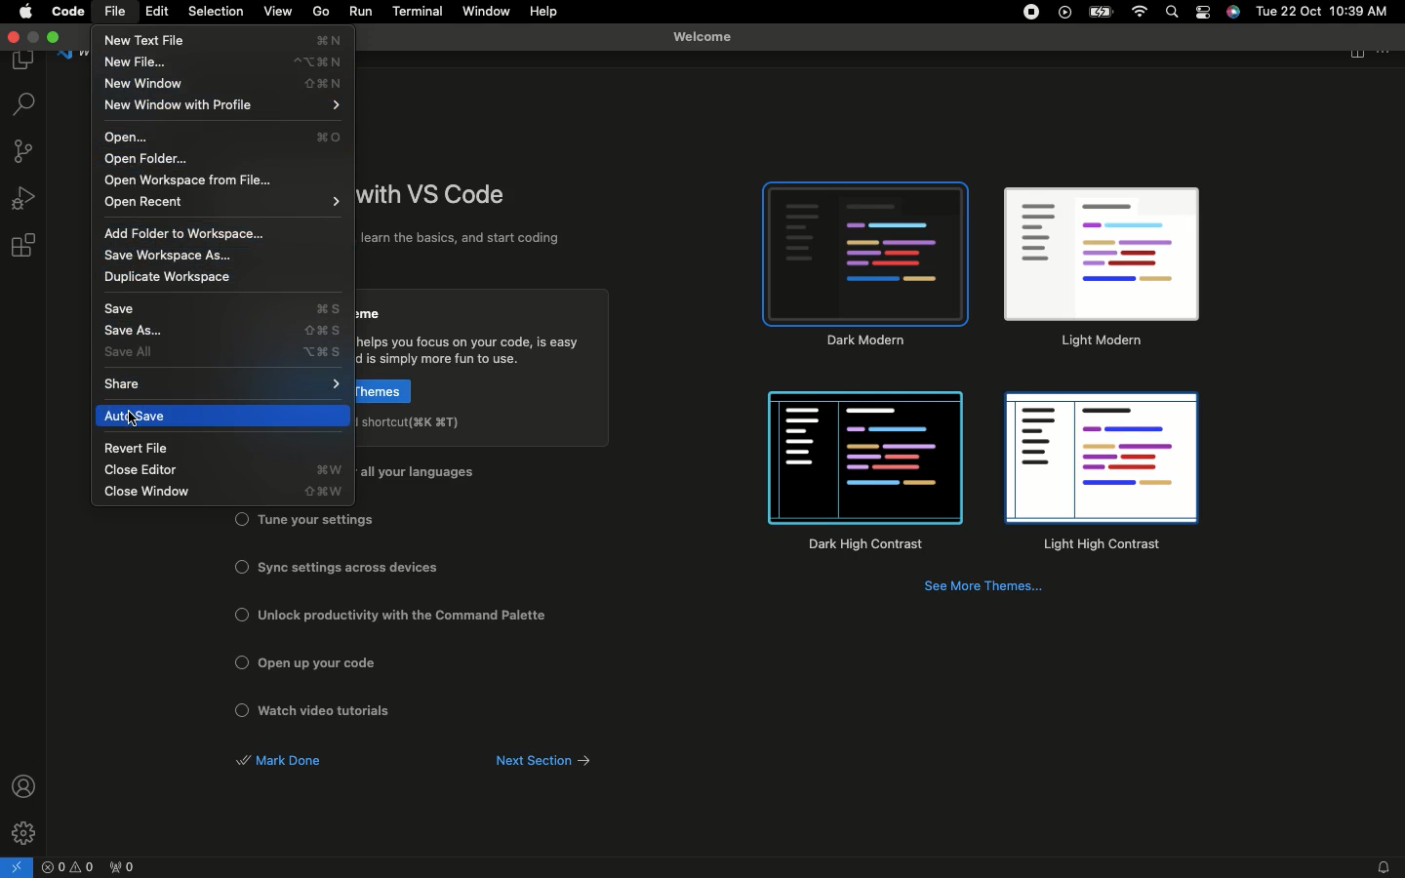 The height and width of the screenshot is (878, 1405). Describe the element at coordinates (221, 41) in the screenshot. I see `New text file` at that location.